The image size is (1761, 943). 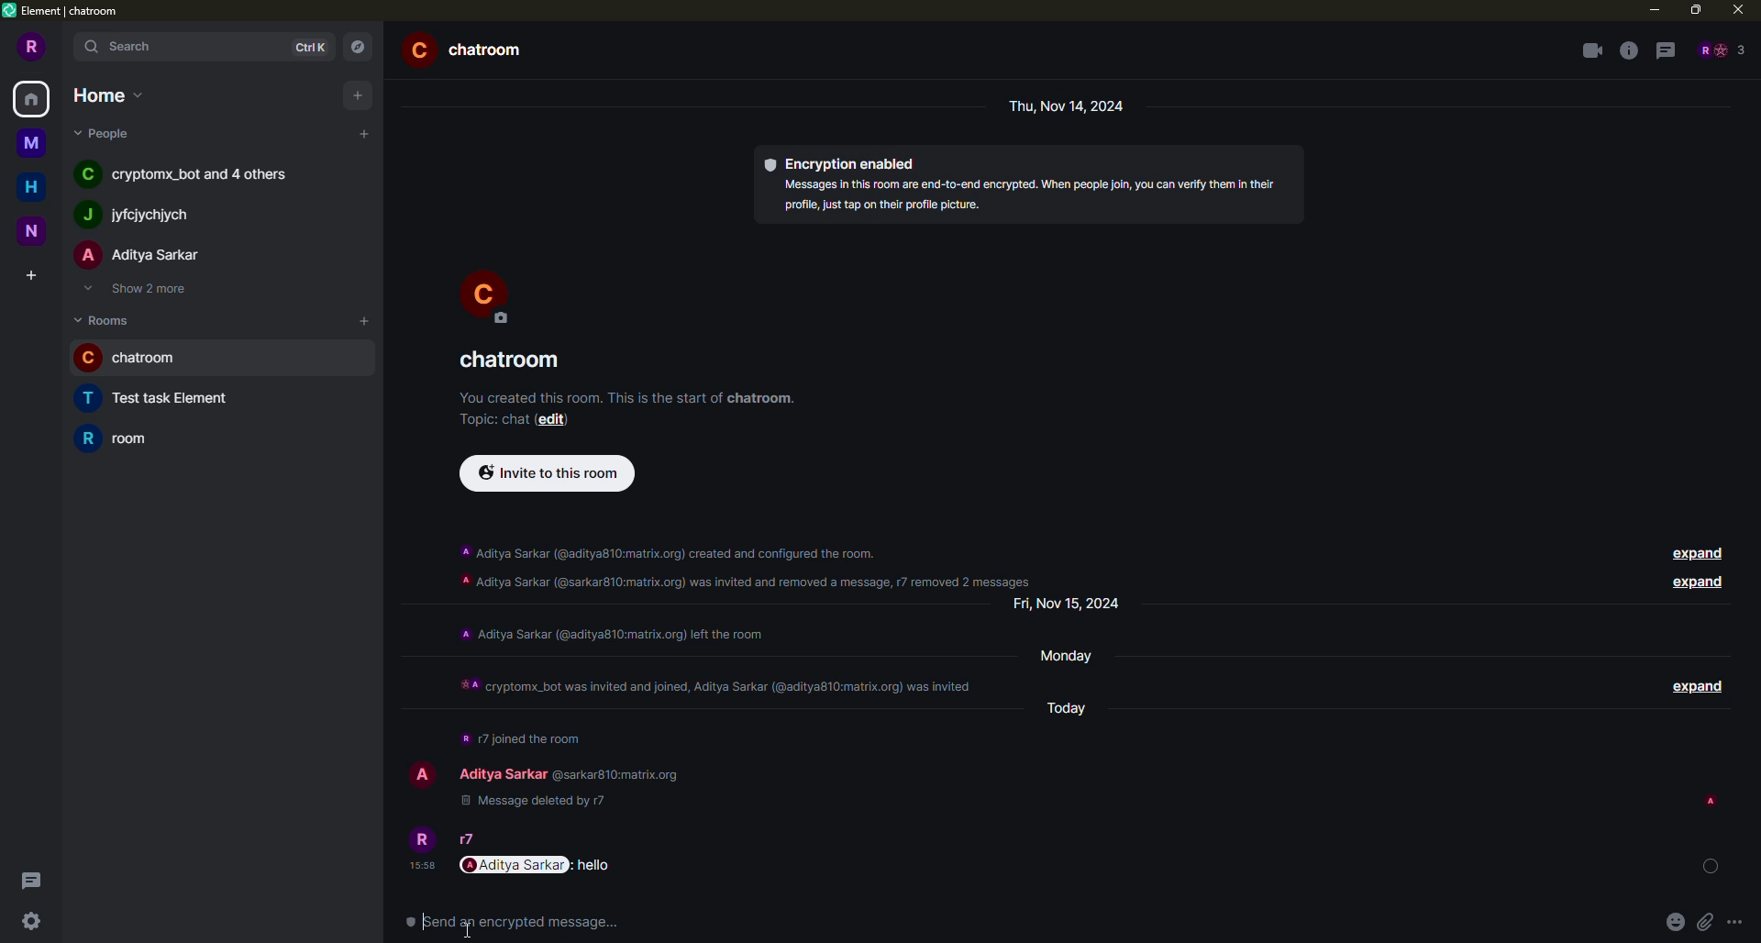 I want to click on info, so click(x=615, y=634).